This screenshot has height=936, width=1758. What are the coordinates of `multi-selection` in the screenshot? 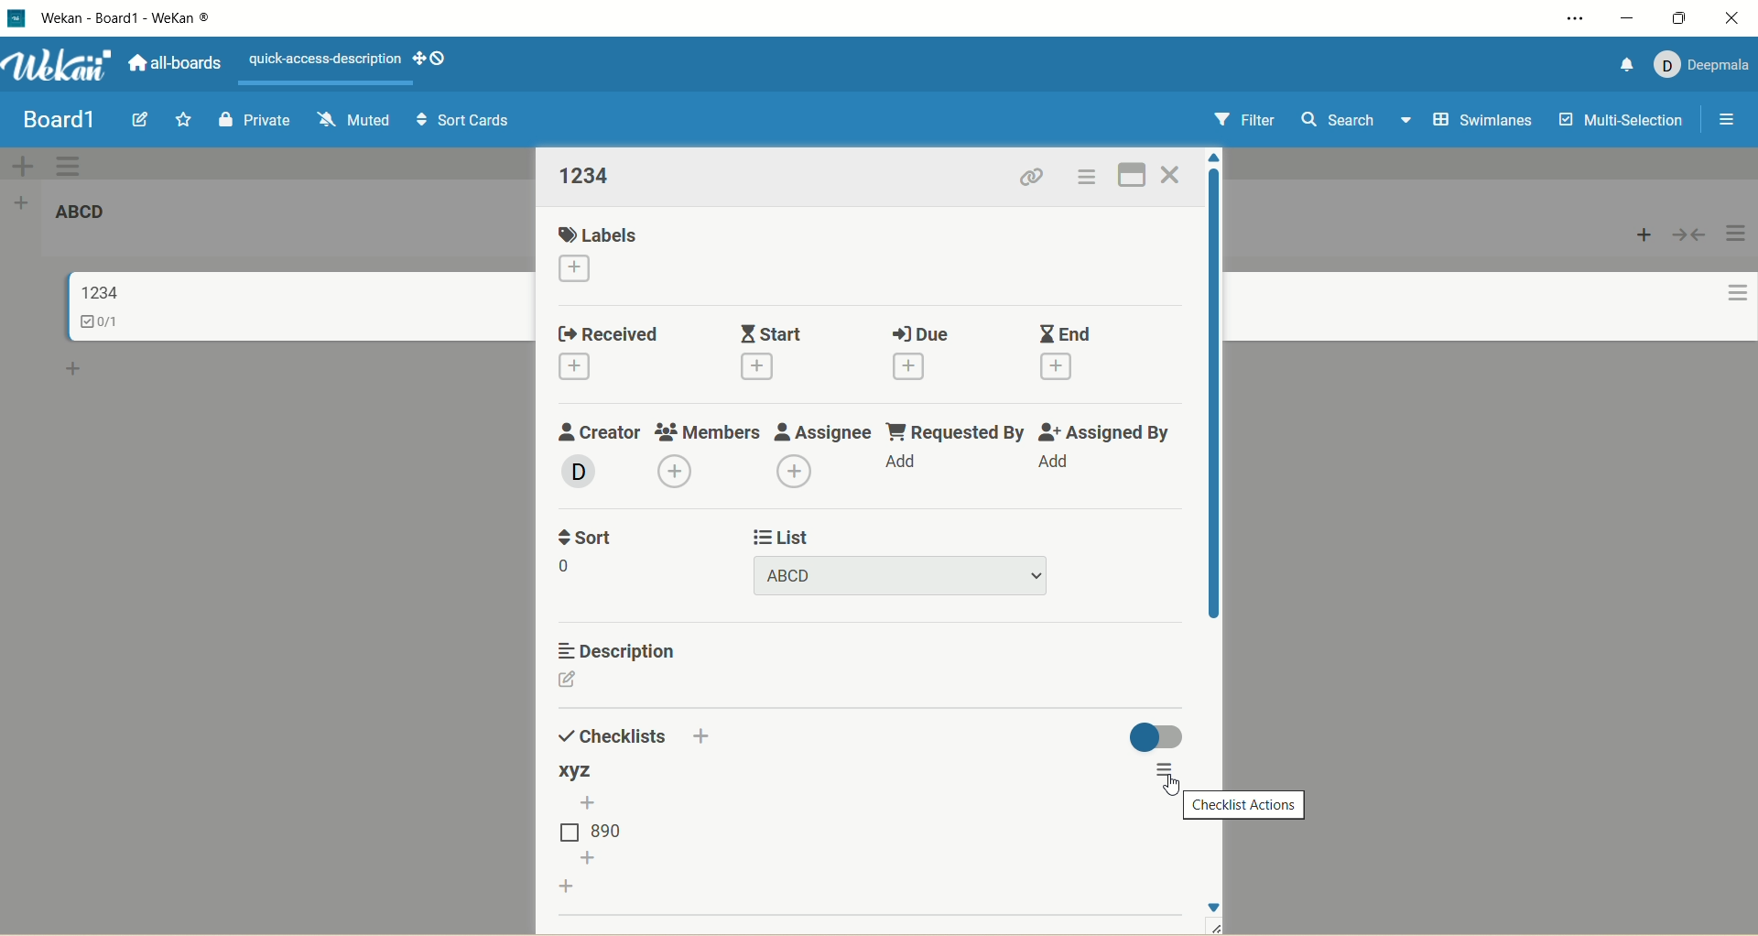 It's located at (1619, 122).